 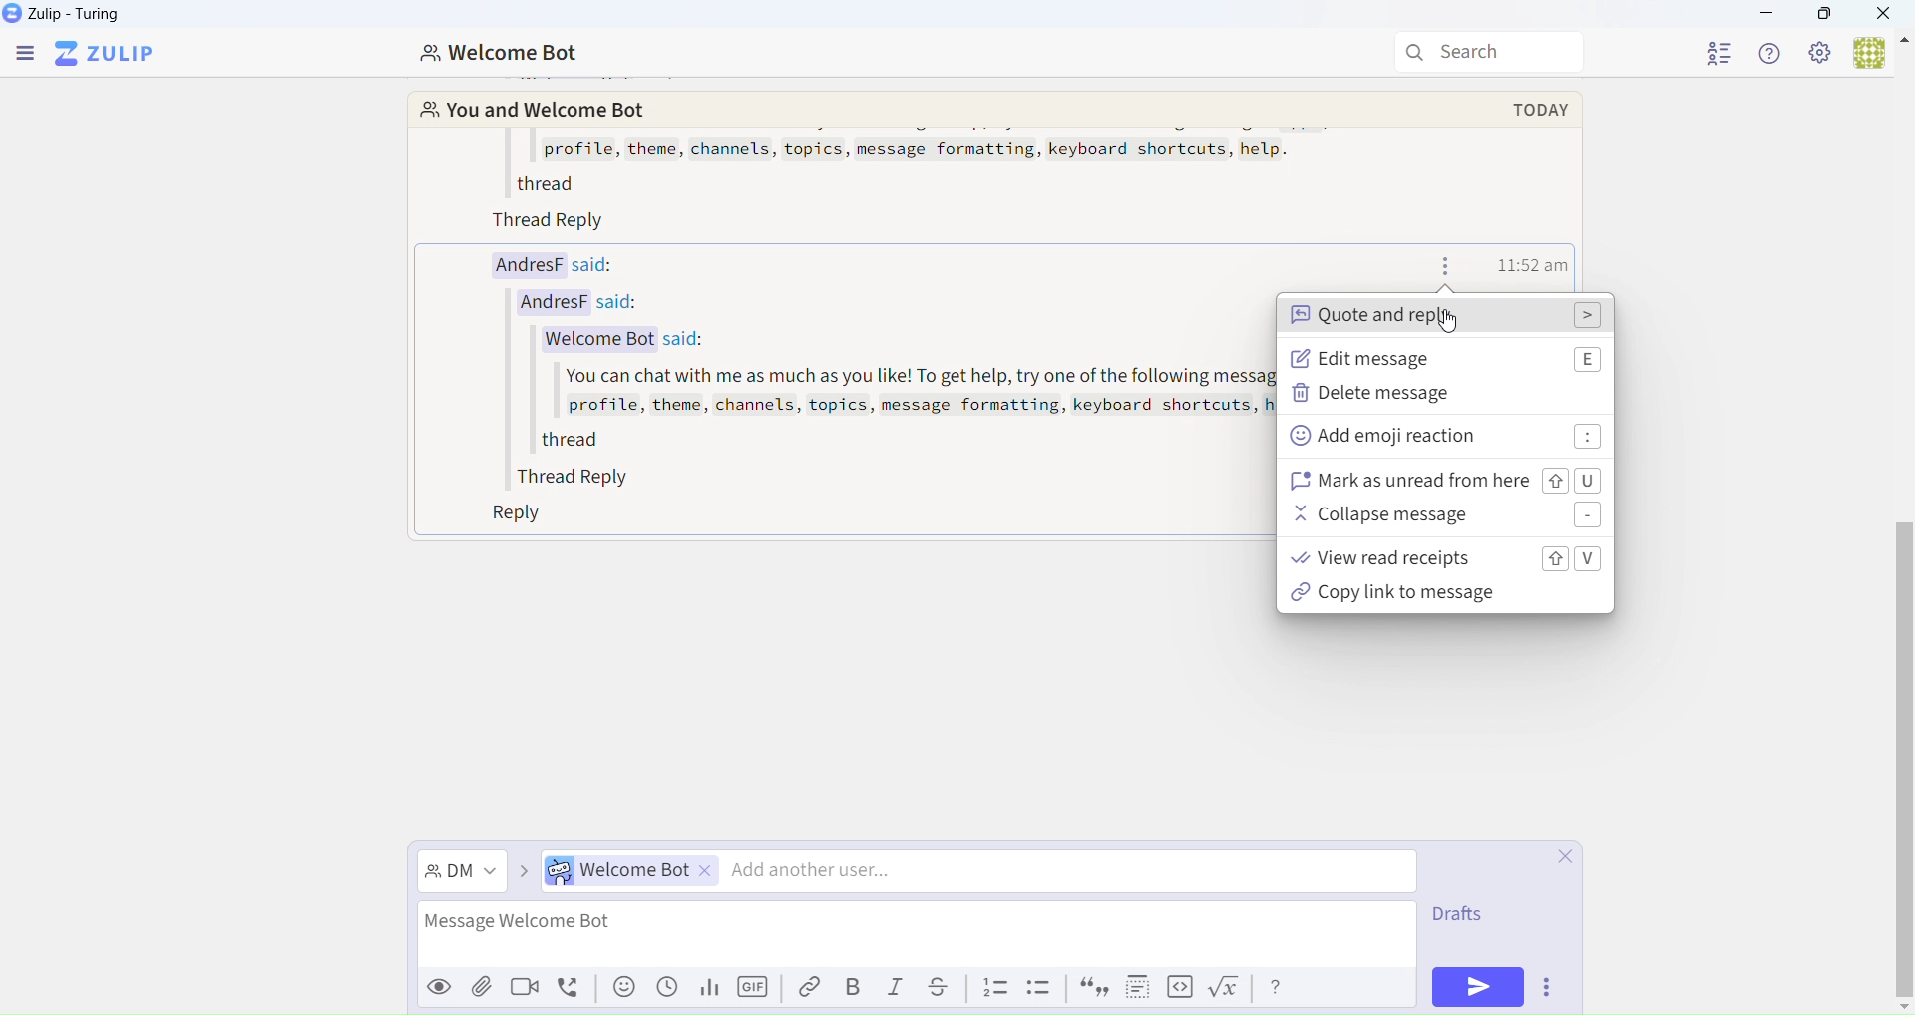 What do you see at coordinates (1039, 989) in the screenshot?
I see `List` at bounding box center [1039, 989].